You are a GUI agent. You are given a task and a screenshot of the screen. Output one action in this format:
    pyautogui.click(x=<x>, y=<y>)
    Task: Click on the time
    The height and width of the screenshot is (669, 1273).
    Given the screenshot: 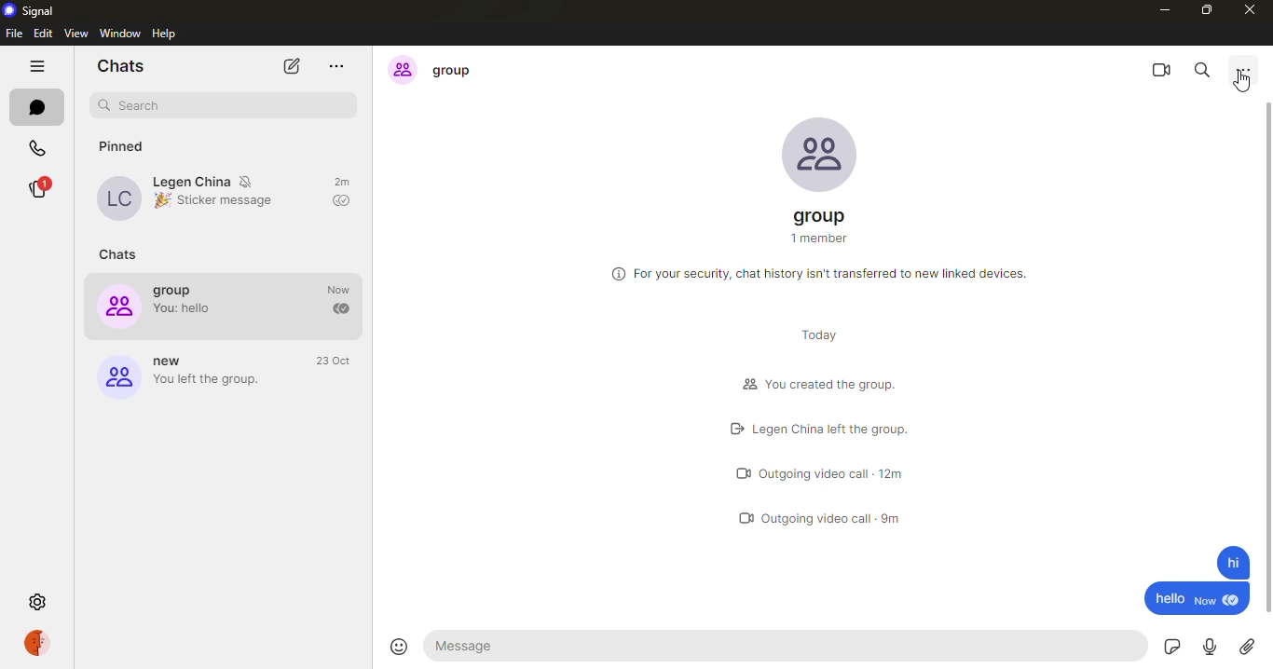 What is the action you would take?
    pyautogui.click(x=335, y=362)
    